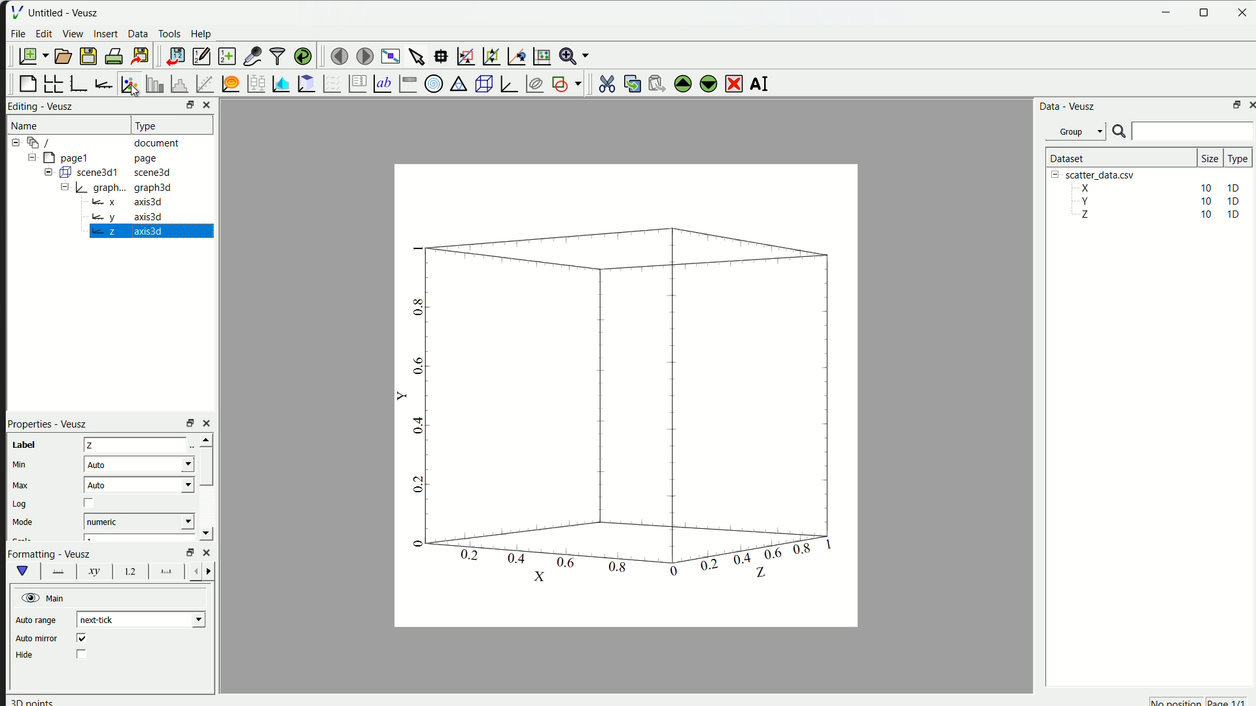 The height and width of the screenshot is (706, 1256). What do you see at coordinates (209, 534) in the screenshot?
I see `down` at bounding box center [209, 534].